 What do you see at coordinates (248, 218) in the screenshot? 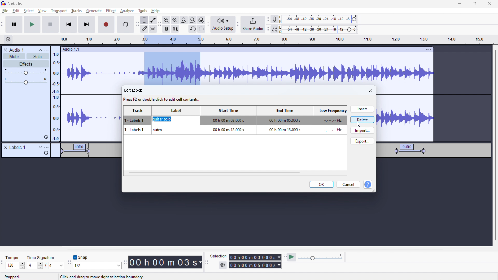
I see `timeline` at bounding box center [248, 218].